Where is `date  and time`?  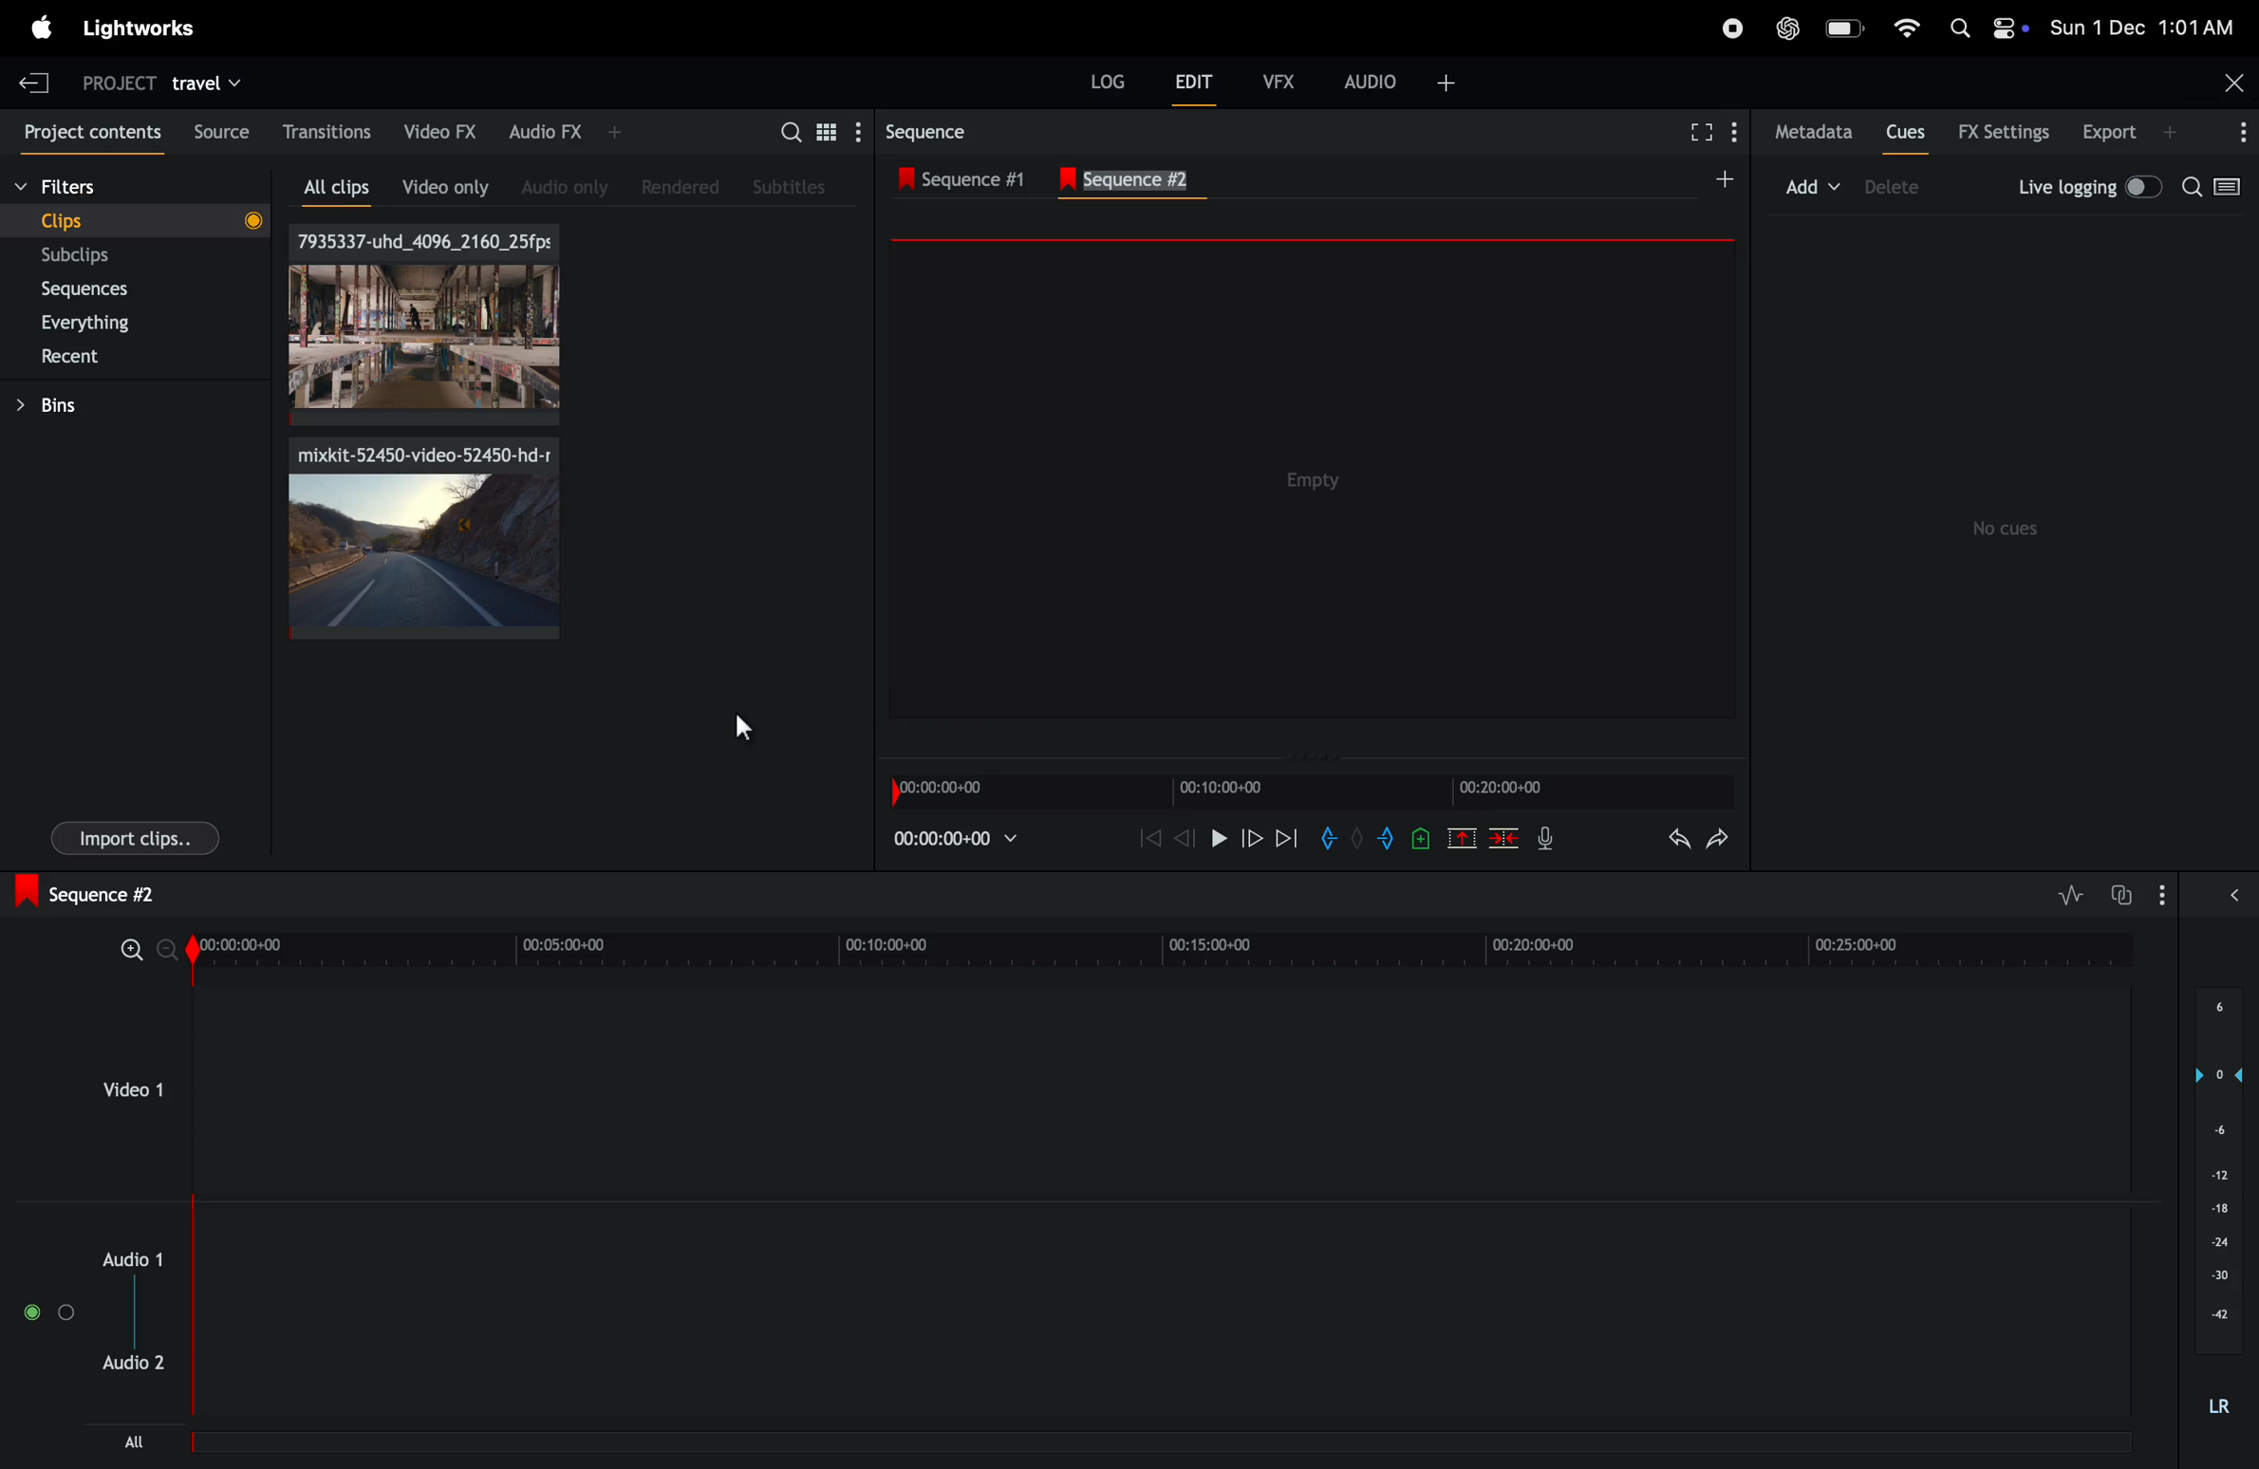 date  and time is located at coordinates (2142, 23).